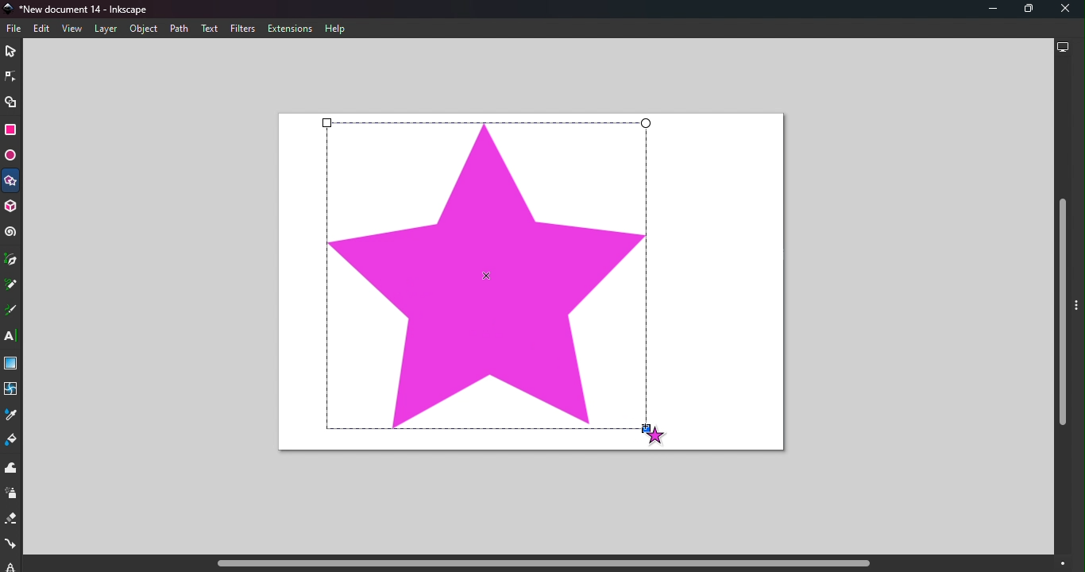 The height and width of the screenshot is (572, 1085). What do you see at coordinates (177, 28) in the screenshot?
I see `Path` at bounding box center [177, 28].